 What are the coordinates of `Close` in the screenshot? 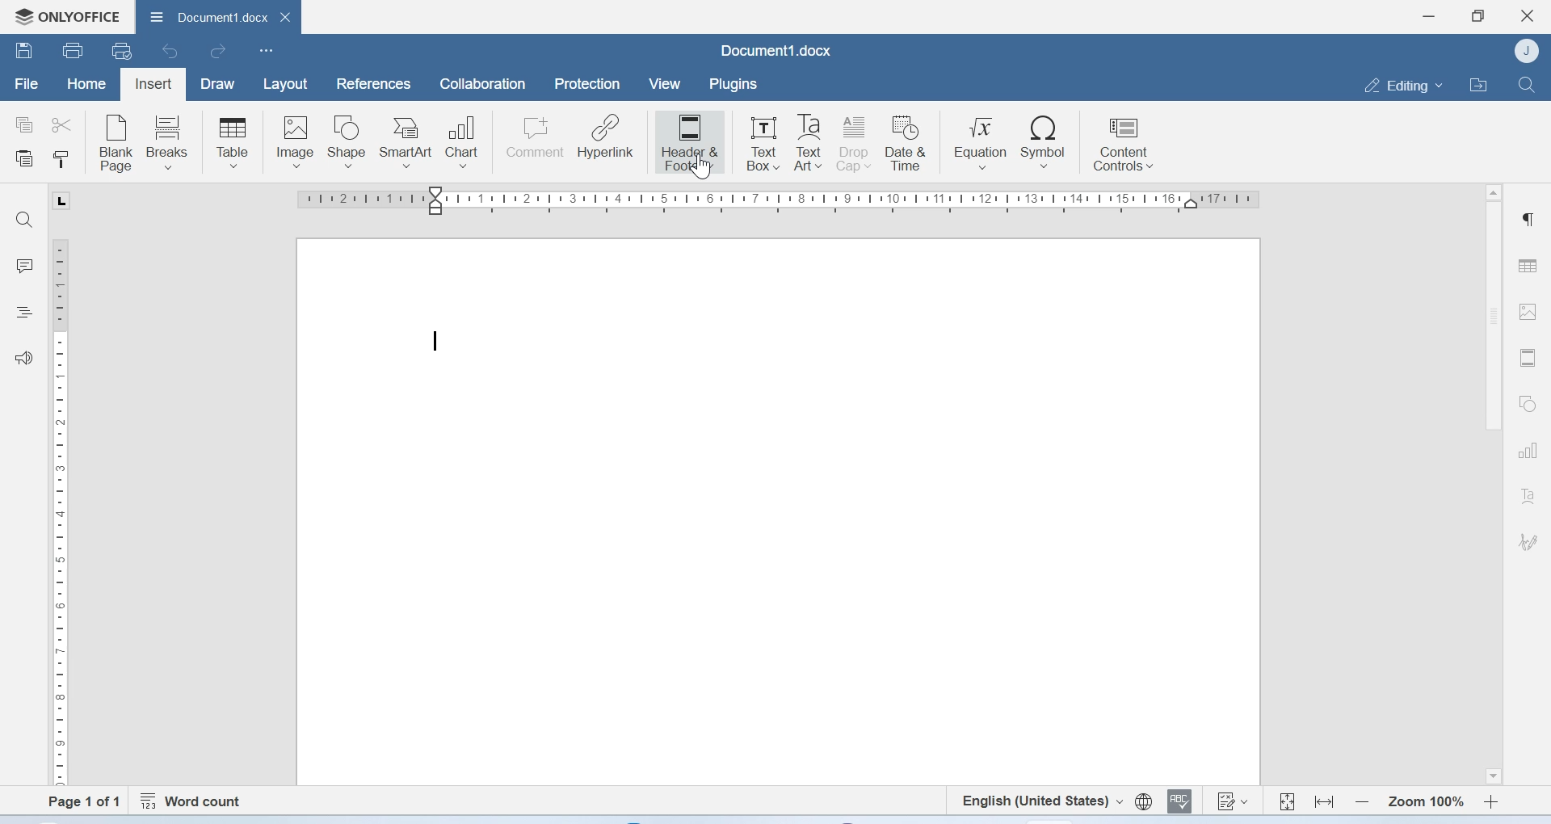 It's located at (1528, 16).